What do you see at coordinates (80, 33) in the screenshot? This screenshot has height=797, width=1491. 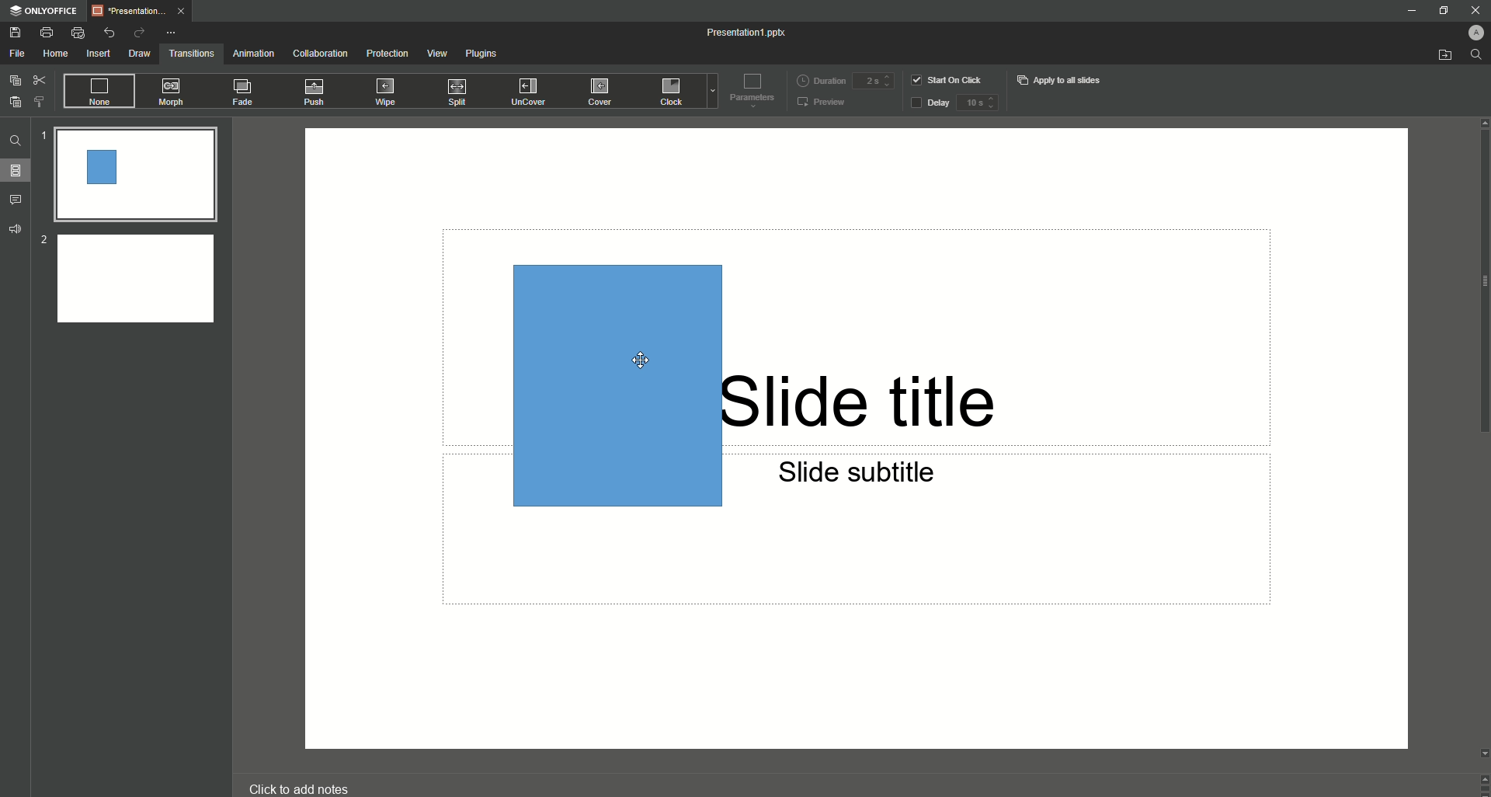 I see `Quick Print` at bounding box center [80, 33].